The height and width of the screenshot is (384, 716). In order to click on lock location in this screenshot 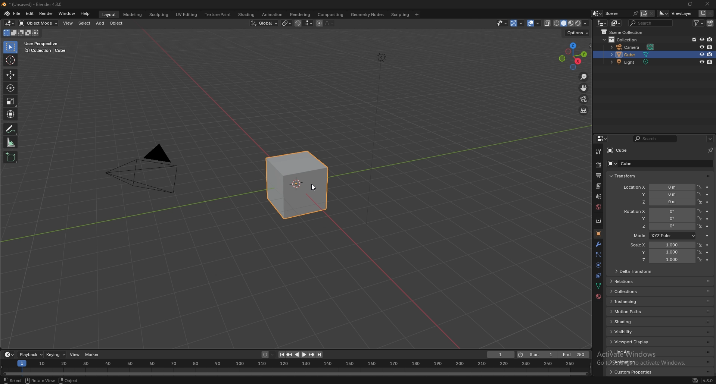, I will do `click(700, 226)`.